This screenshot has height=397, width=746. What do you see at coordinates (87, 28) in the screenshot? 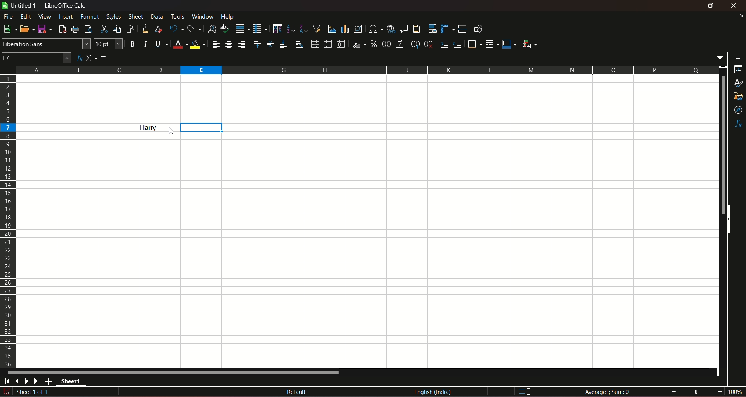
I see `toggle print preview` at bounding box center [87, 28].